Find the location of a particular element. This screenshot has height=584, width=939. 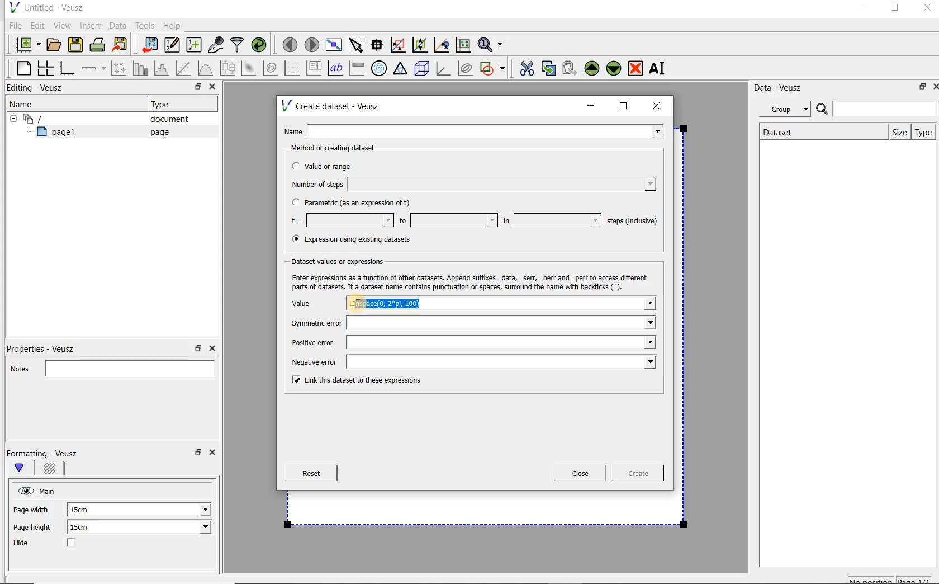

page1 is located at coordinates (61, 134).